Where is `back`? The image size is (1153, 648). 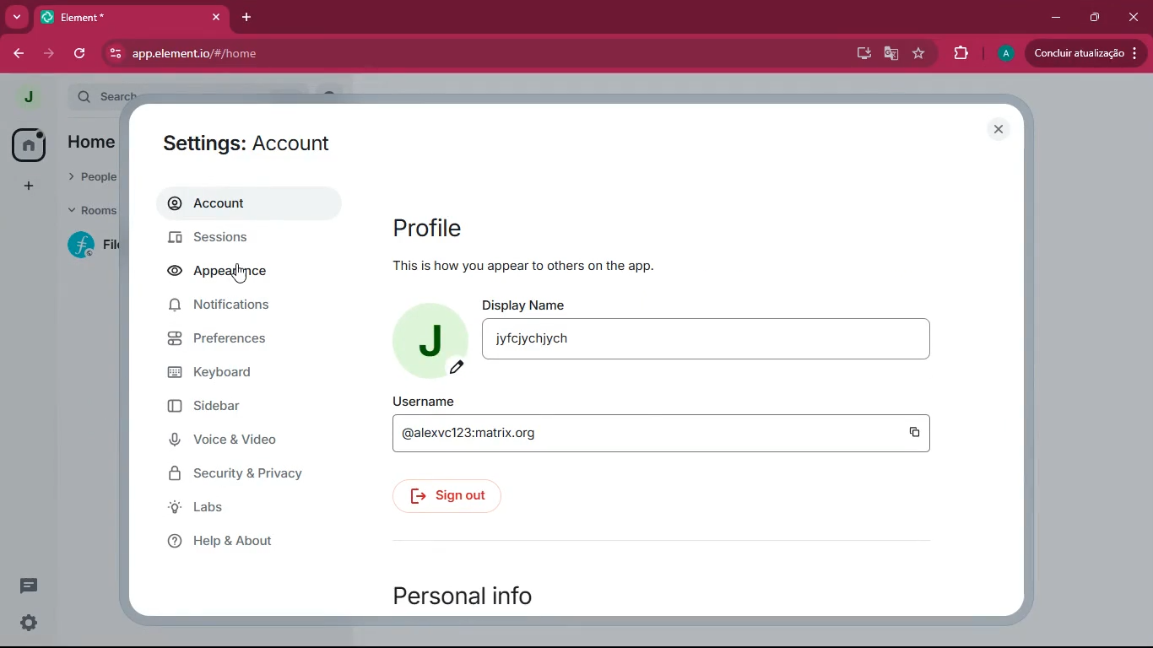 back is located at coordinates (19, 55).